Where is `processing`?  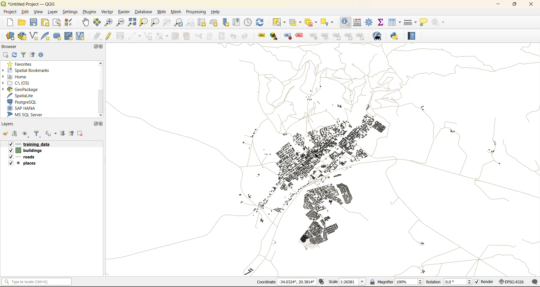
processing is located at coordinates (197, 13).